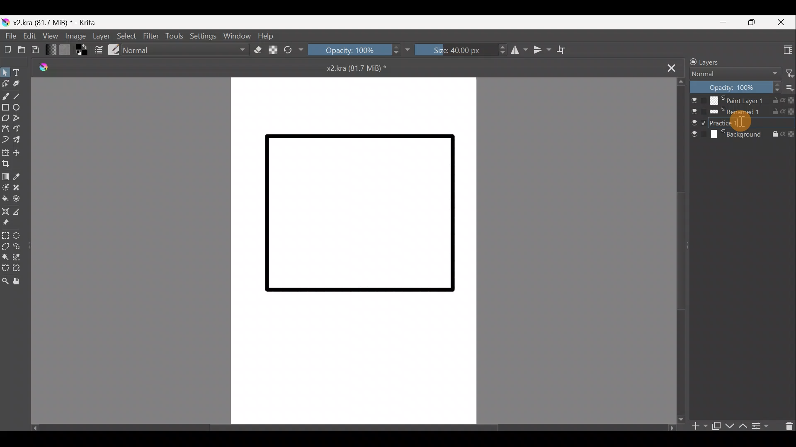 This screenshot has height=447, width=796. What do you see at coordinates (715, 426) in the screenshot?
I see `Duplicate layer or mask` at bounding box center [715, 426].